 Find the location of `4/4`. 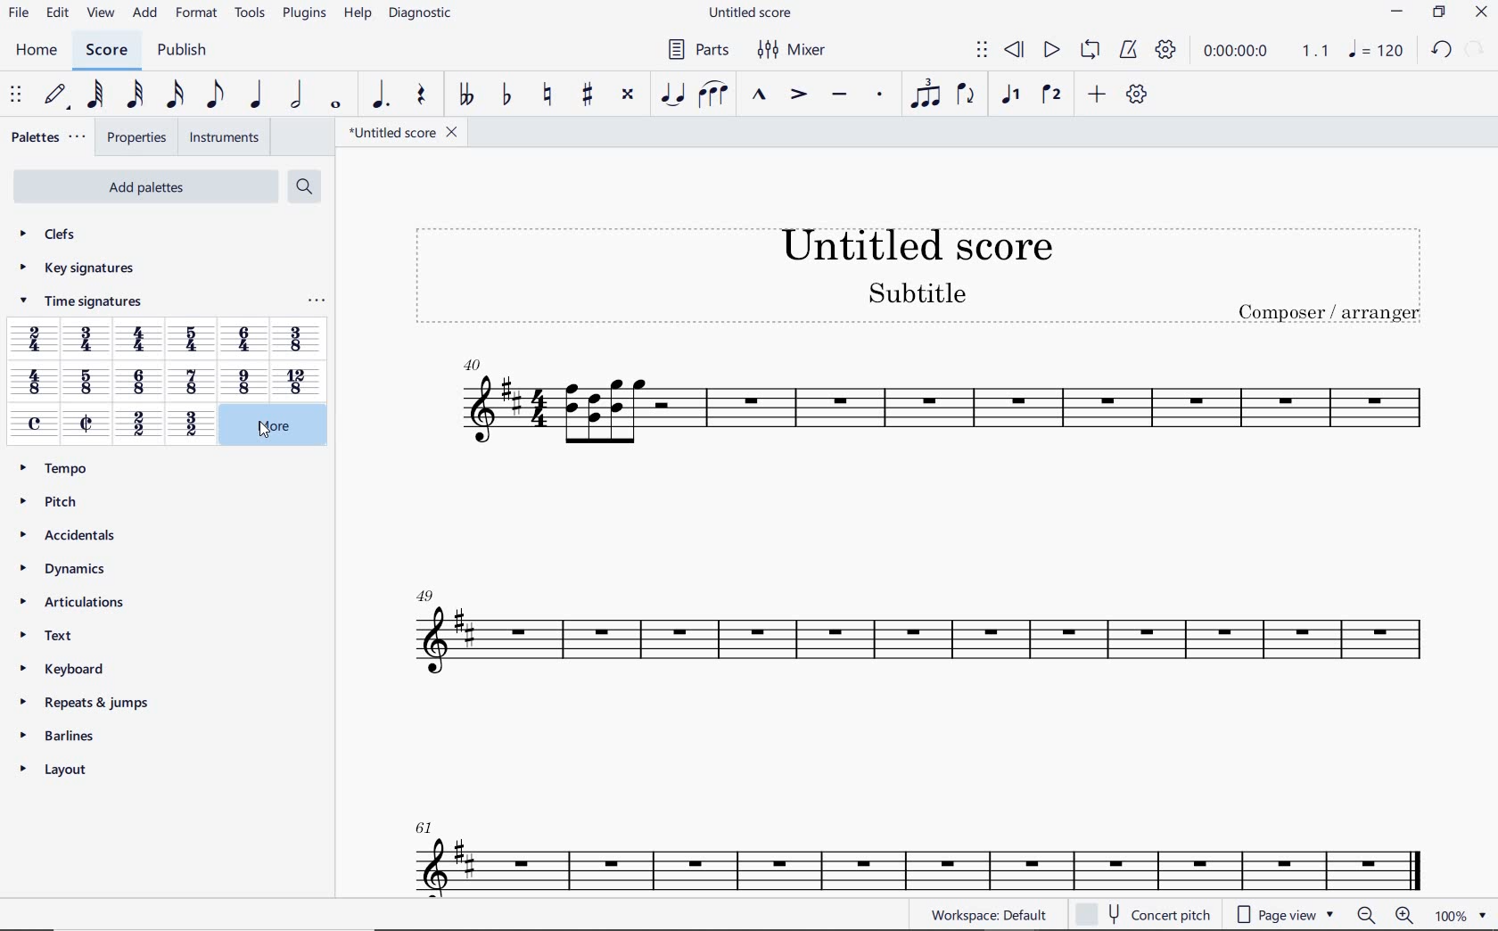

4/4 is located at coordinates (142, 342).